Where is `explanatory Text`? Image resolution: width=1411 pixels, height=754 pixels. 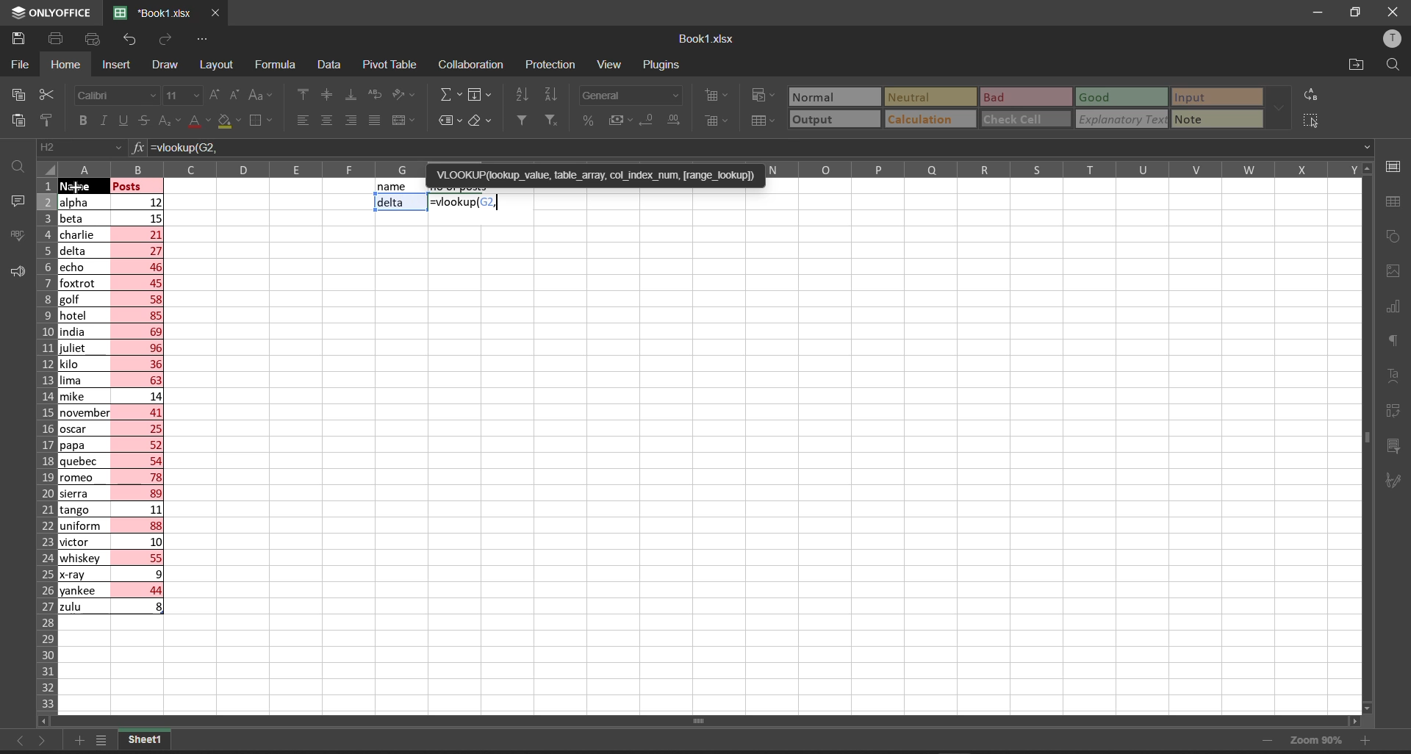
explanatory Text is located at coordinates (1120, 119).